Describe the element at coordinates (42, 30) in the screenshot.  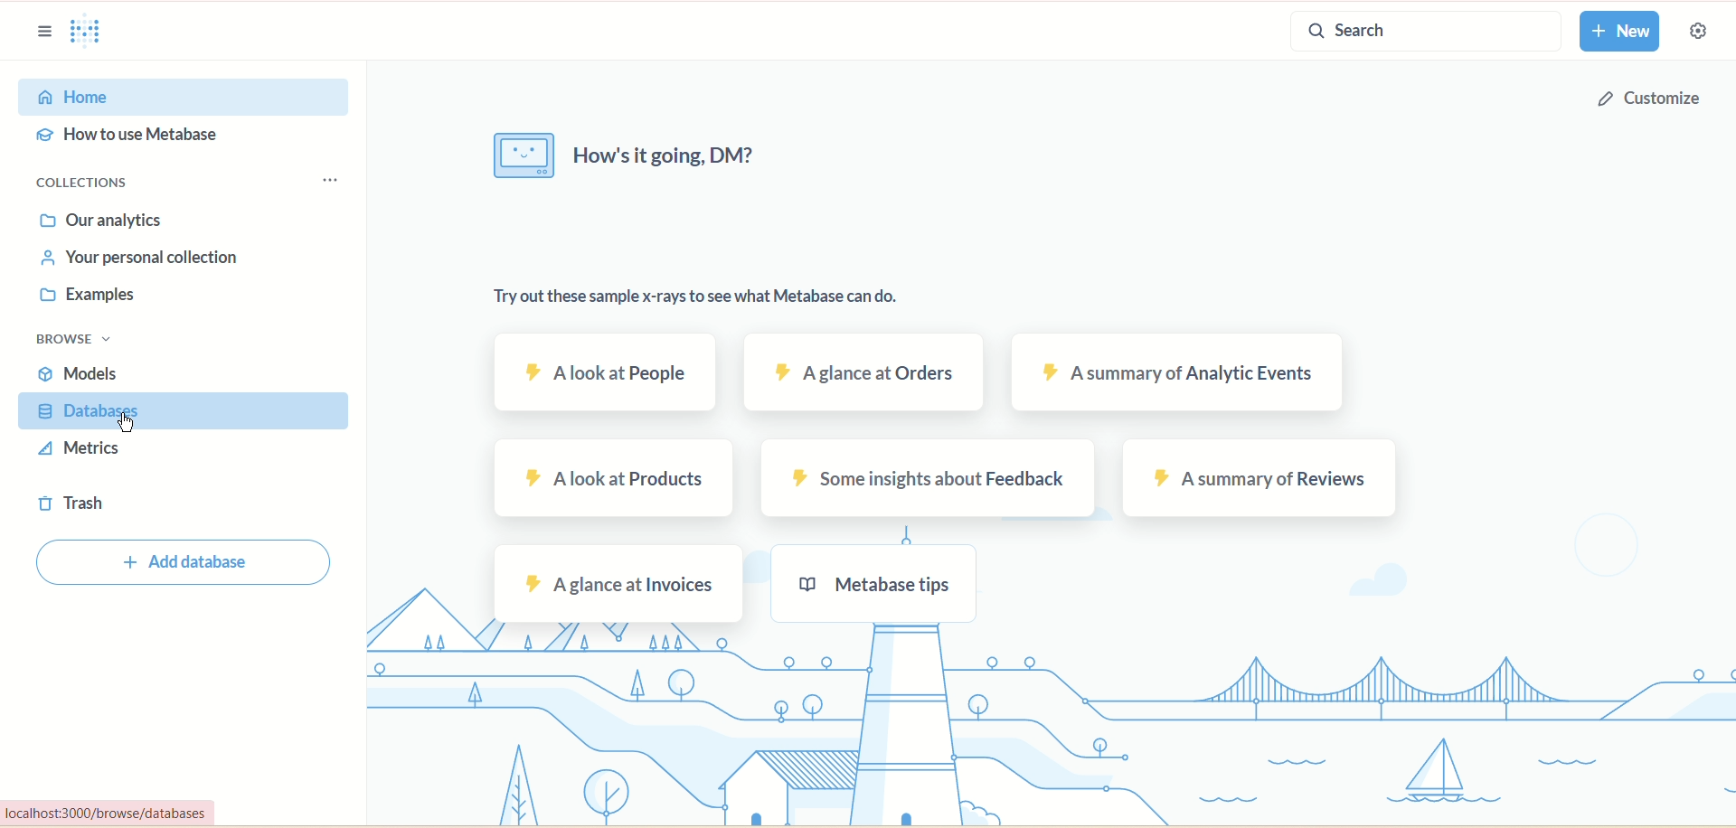
I see `sidebar` at that location.